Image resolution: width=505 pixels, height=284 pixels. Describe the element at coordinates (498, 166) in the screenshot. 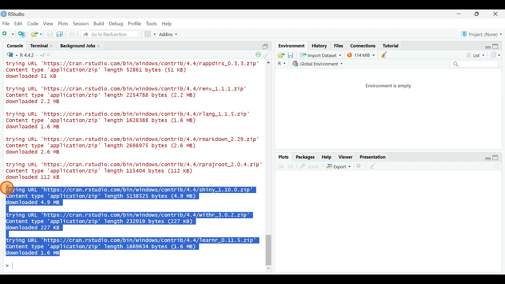

I see `Refresh current plot` at that location.